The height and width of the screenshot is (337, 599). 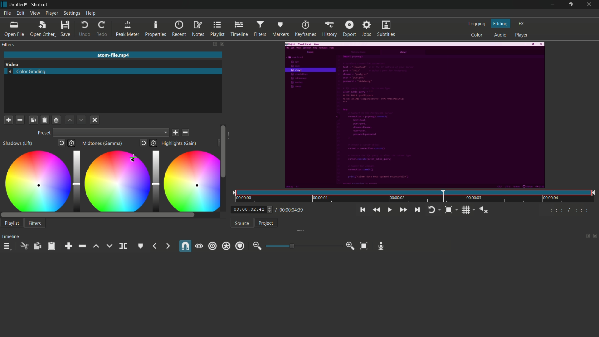 I want to click on append, so click(x=70, y=246).